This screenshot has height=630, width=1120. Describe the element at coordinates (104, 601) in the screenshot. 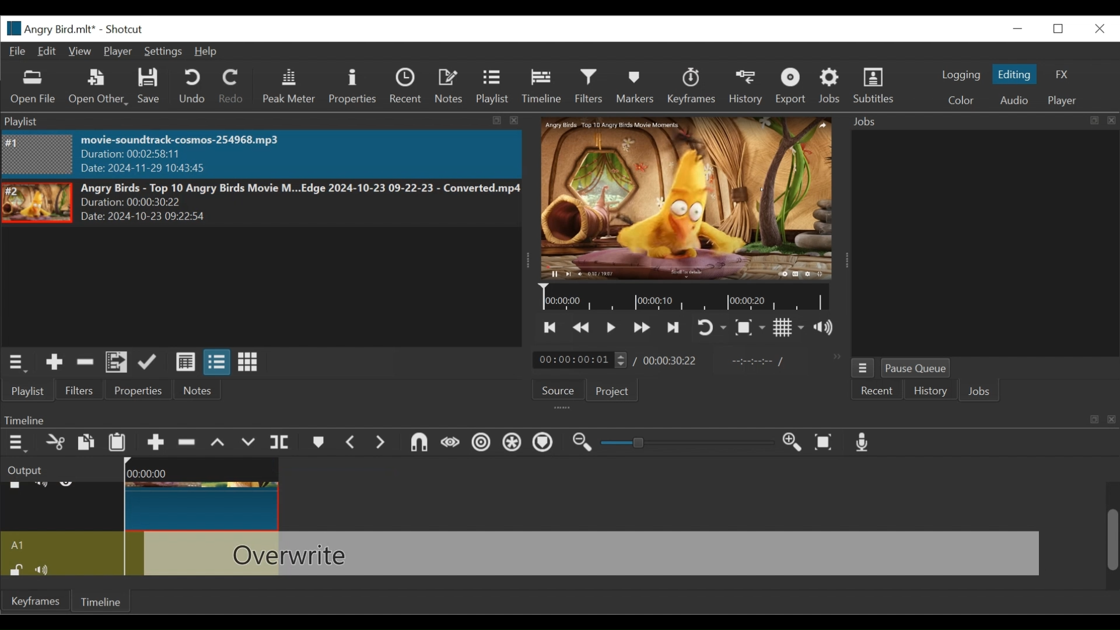

I see `Timeline` at that location.